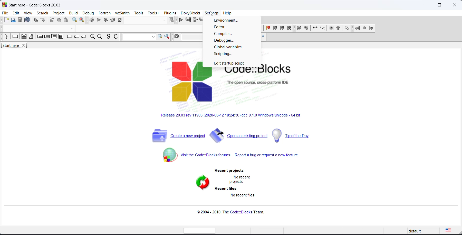 This screenshot has width=462, height=235. I want to click on selection, so click(6, 37).